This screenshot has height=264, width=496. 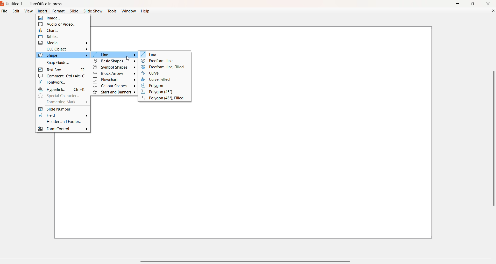 What do you see at coordinates (59, 18) in the screenshot?
I see `Image` at bounding box center [59, 18].